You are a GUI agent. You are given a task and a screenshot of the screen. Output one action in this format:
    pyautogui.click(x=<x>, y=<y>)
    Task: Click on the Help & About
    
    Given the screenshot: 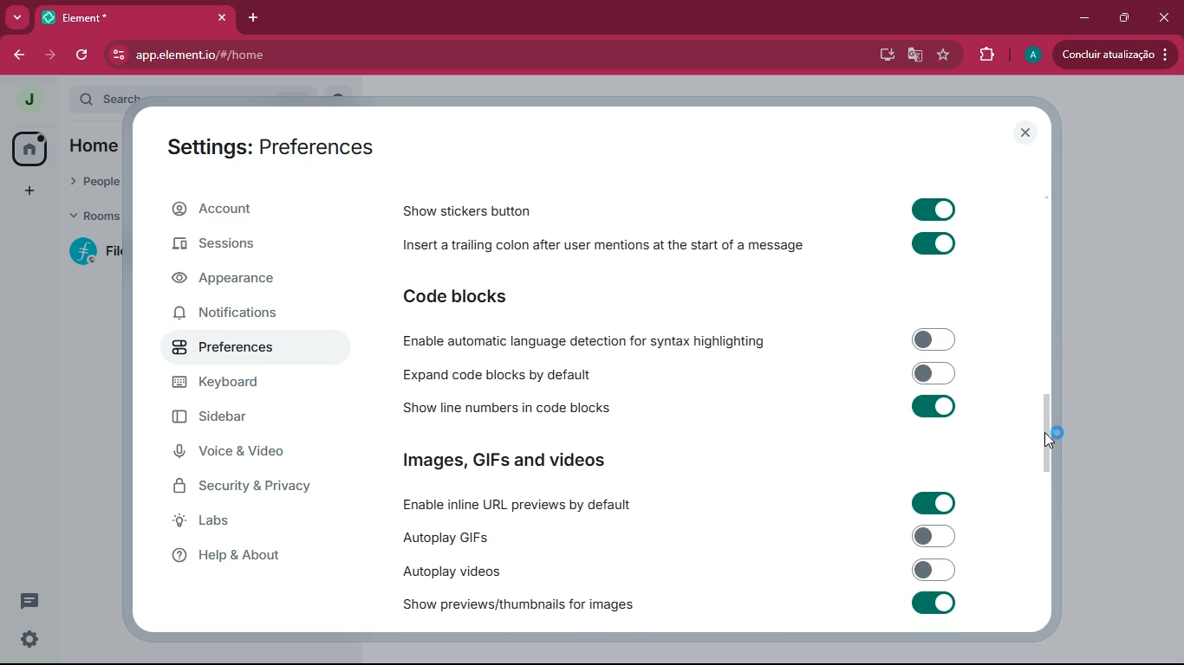 What is the action you would take?
    pyautogui.click(x=250, y=554)
    